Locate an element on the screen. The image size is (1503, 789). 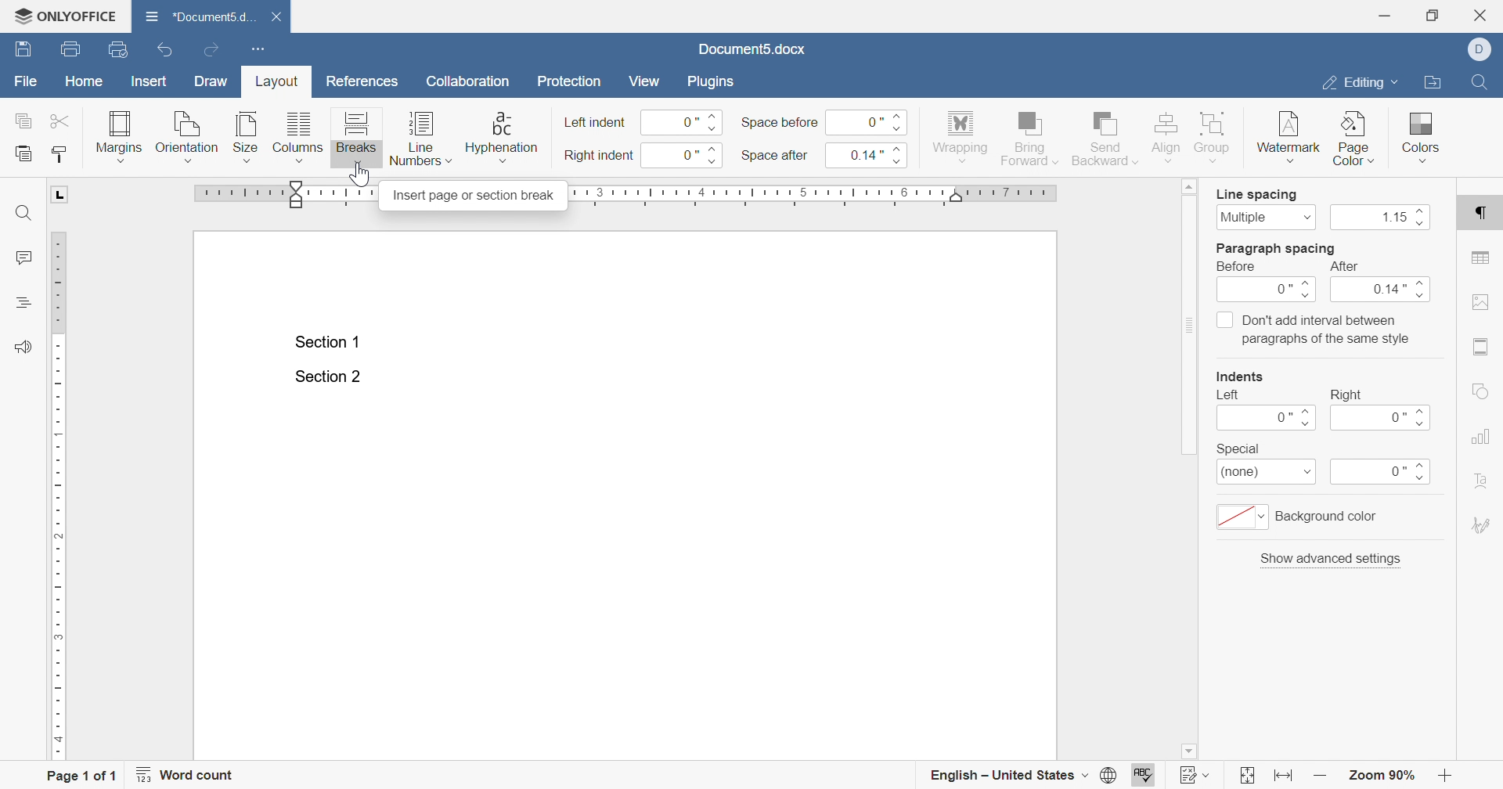
right is located at coordinates (1346, 394).